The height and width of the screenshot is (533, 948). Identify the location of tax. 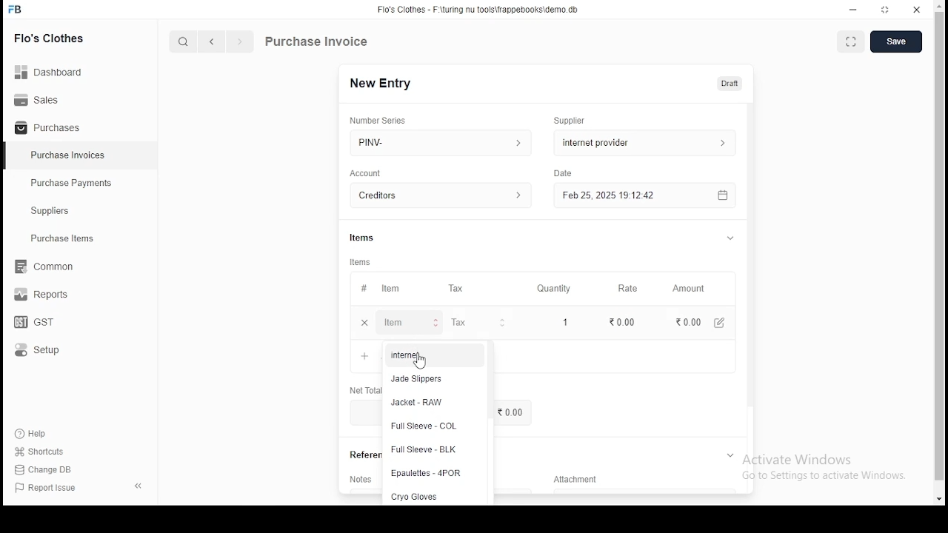
(461, 289).